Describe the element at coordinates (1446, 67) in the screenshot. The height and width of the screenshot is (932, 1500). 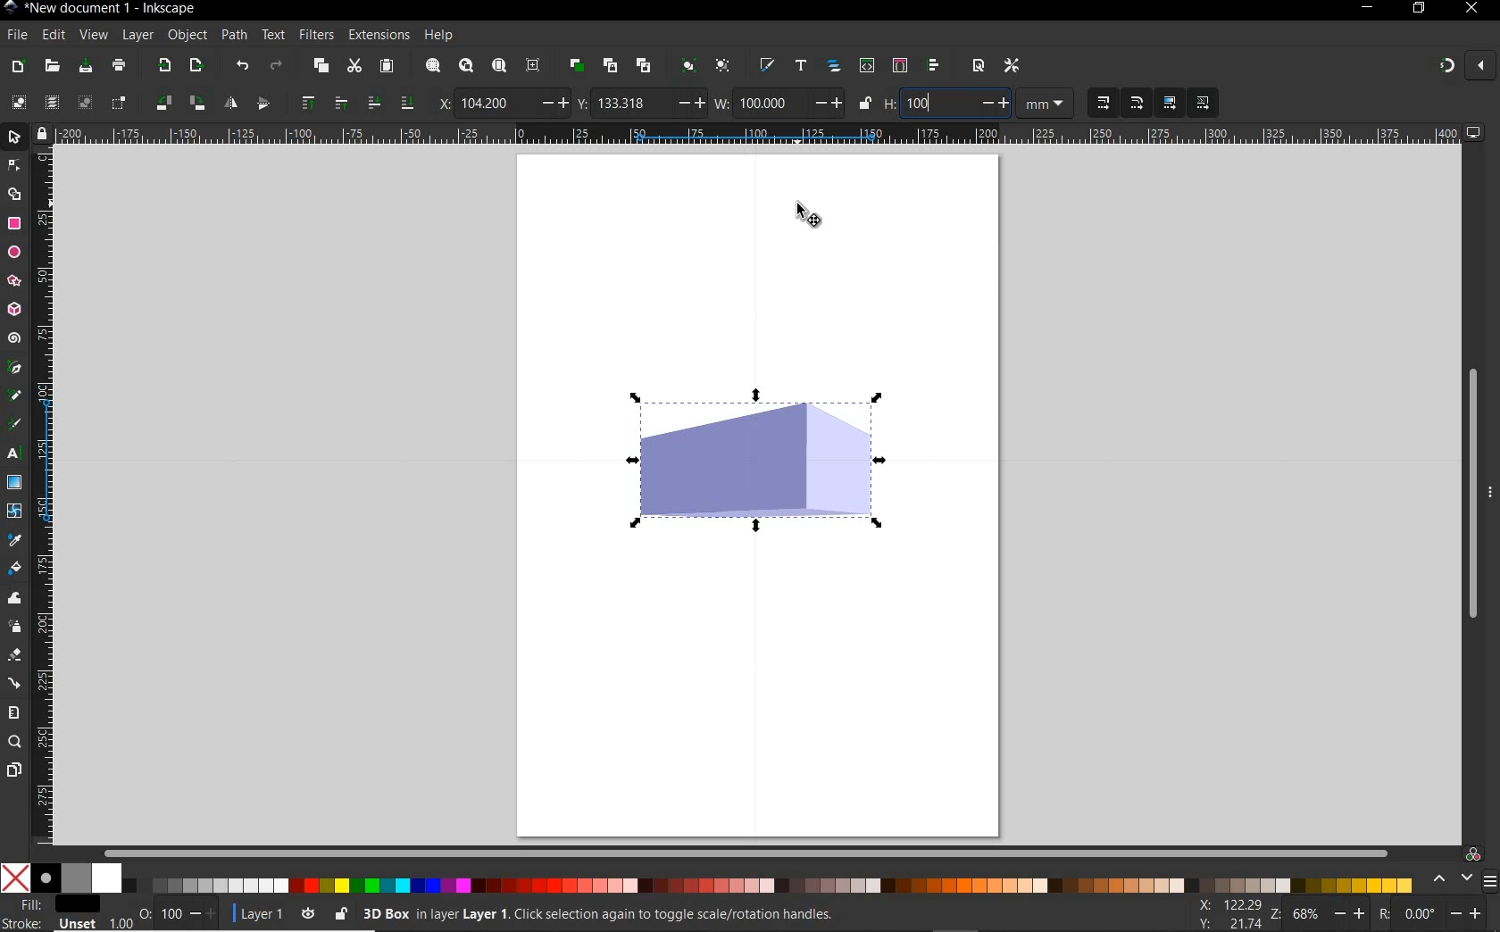
I see `enable snapping` at that location.